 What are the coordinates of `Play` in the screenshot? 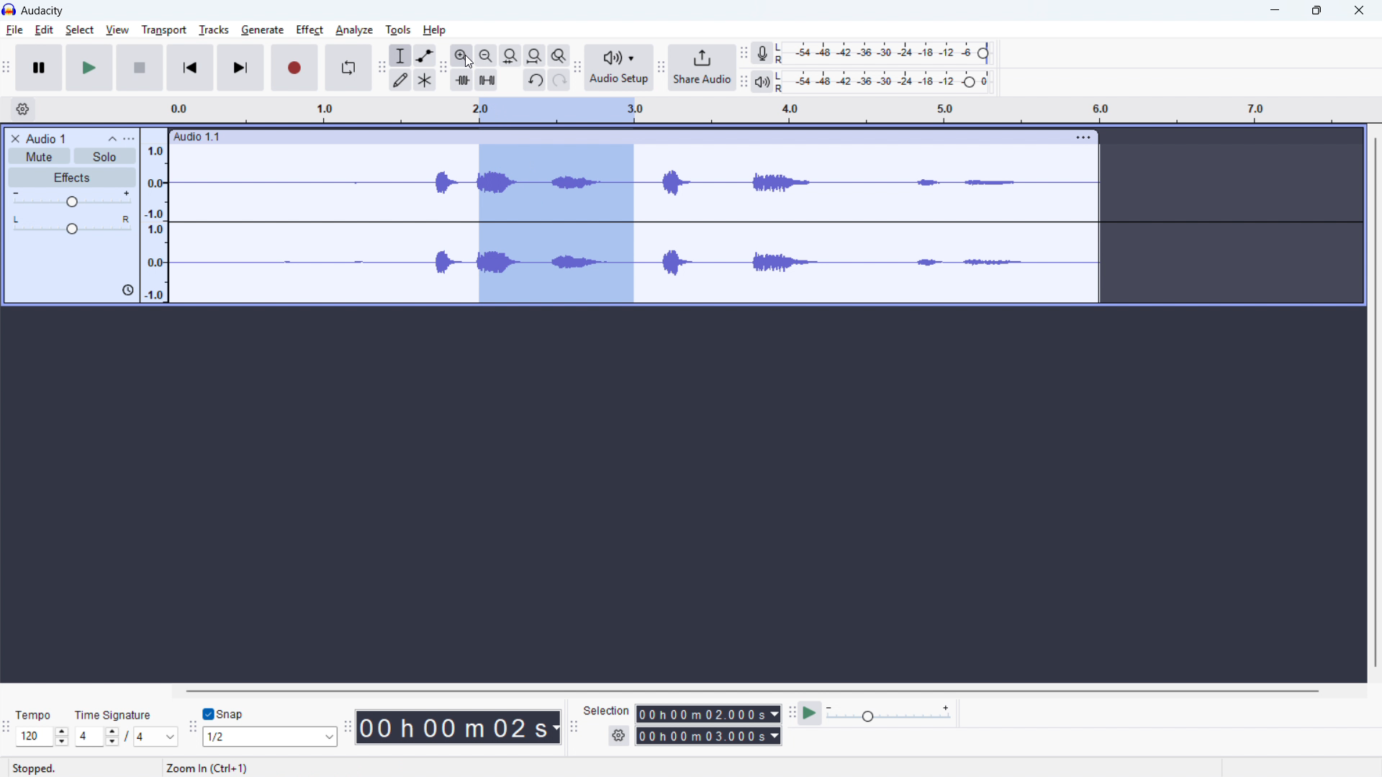 It's located at (89, 68).